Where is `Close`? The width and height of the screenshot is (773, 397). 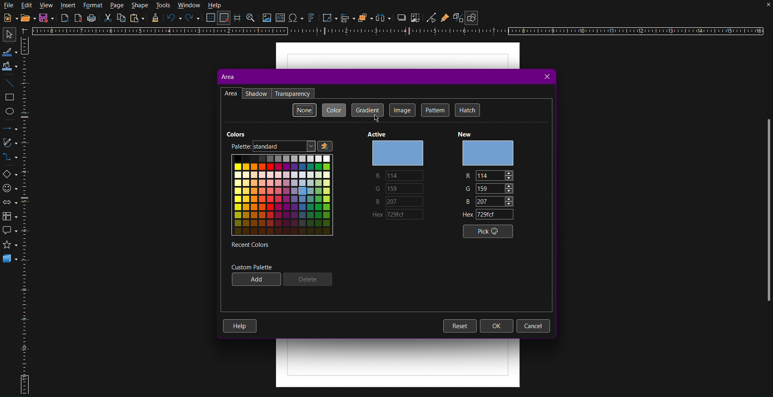 Close is located at coordinates (546, 77).